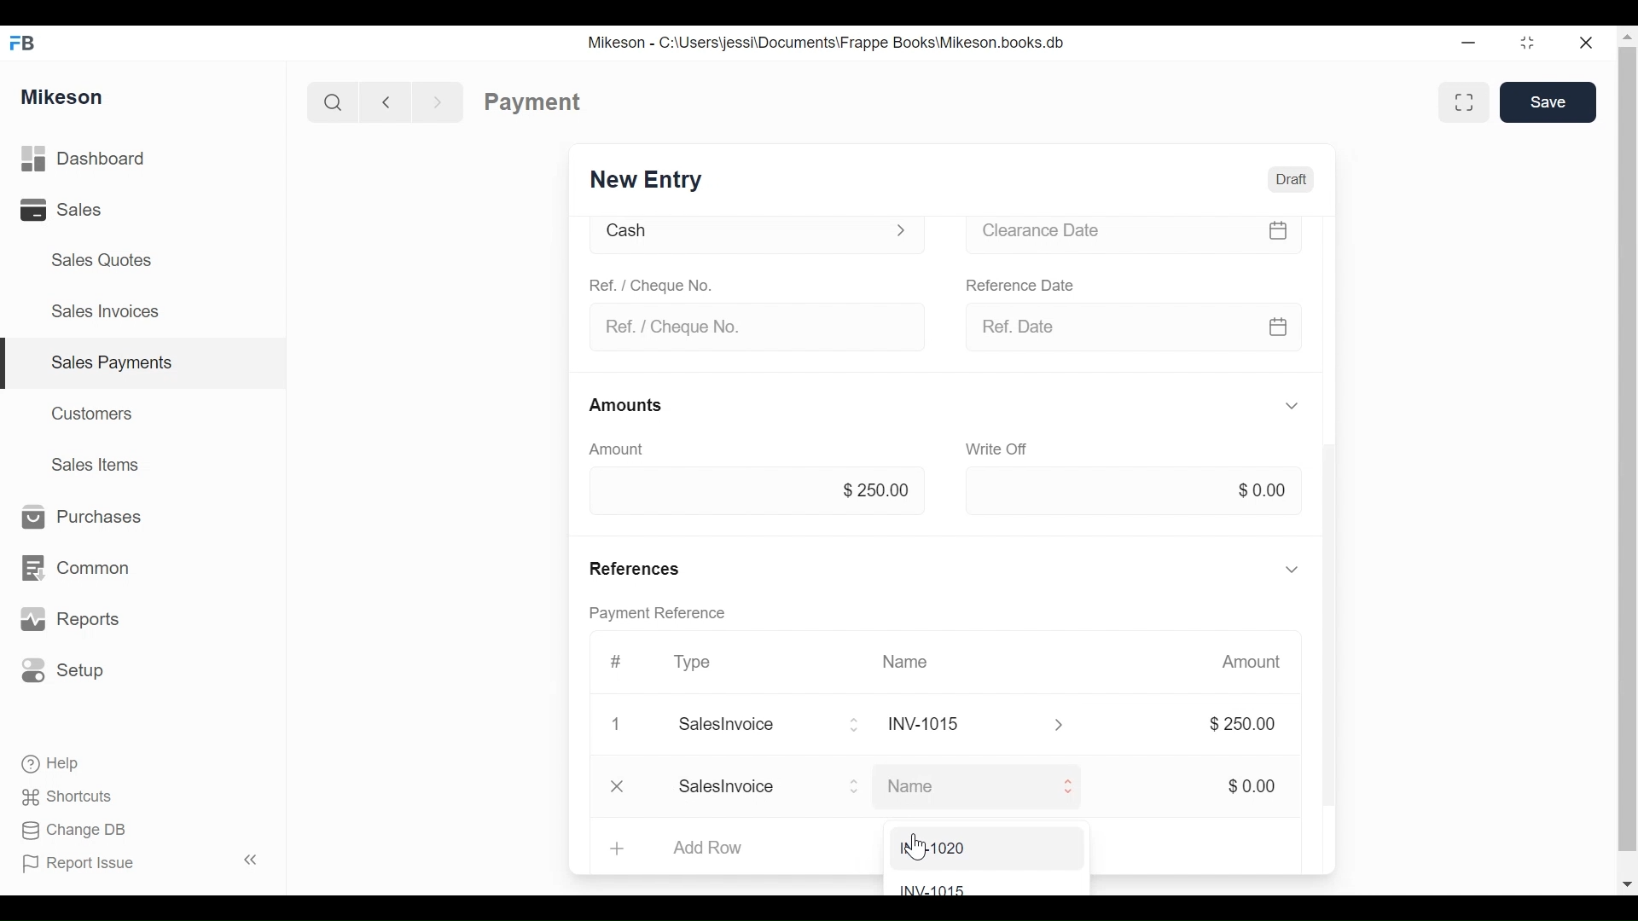 This screenshot has width=1638, height=921. Describe the element at coordinates (1547, 103) in the screenshot. I see `Save` at that location.